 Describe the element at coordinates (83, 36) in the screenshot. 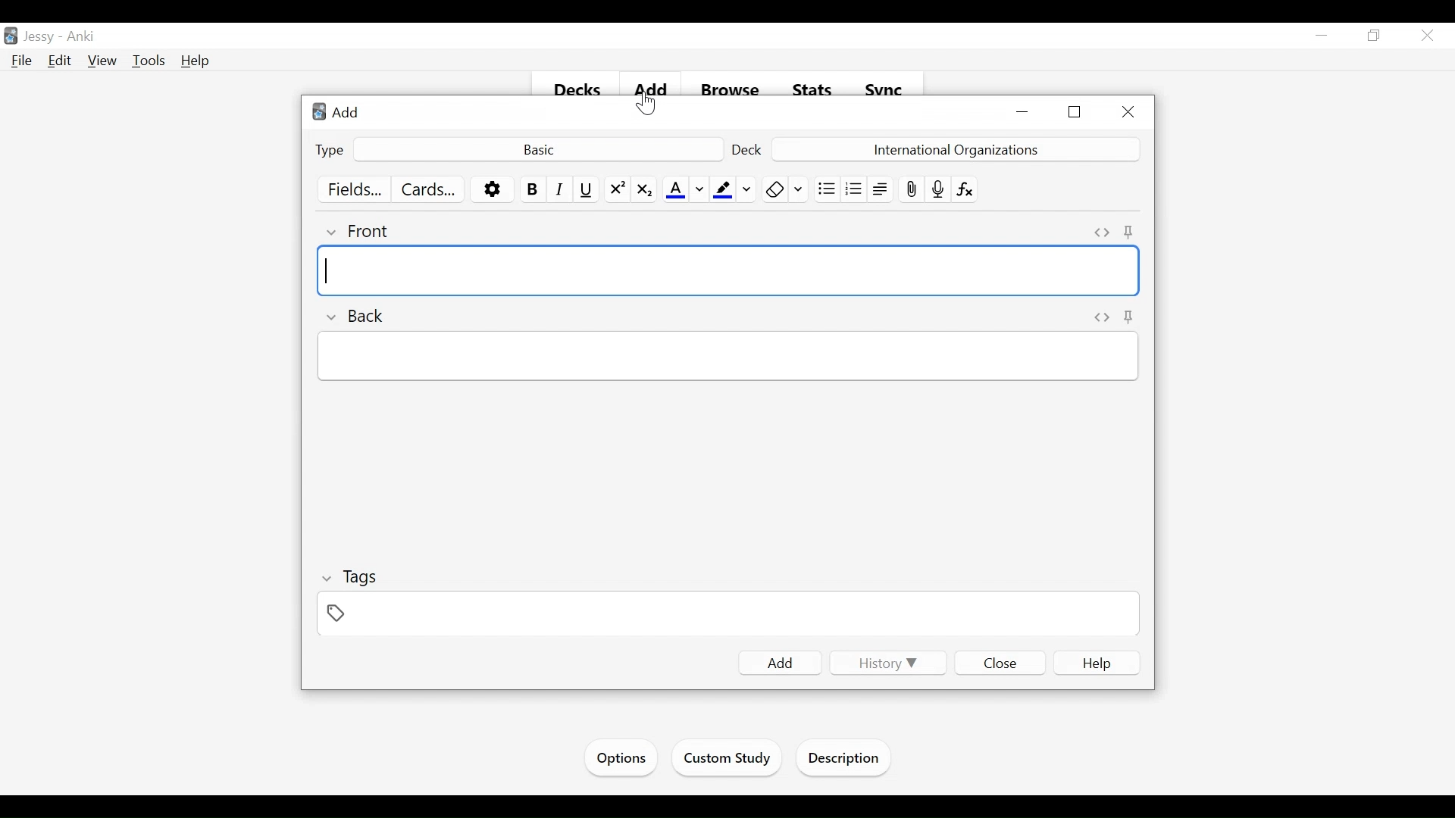

I see `Anki` at that location.